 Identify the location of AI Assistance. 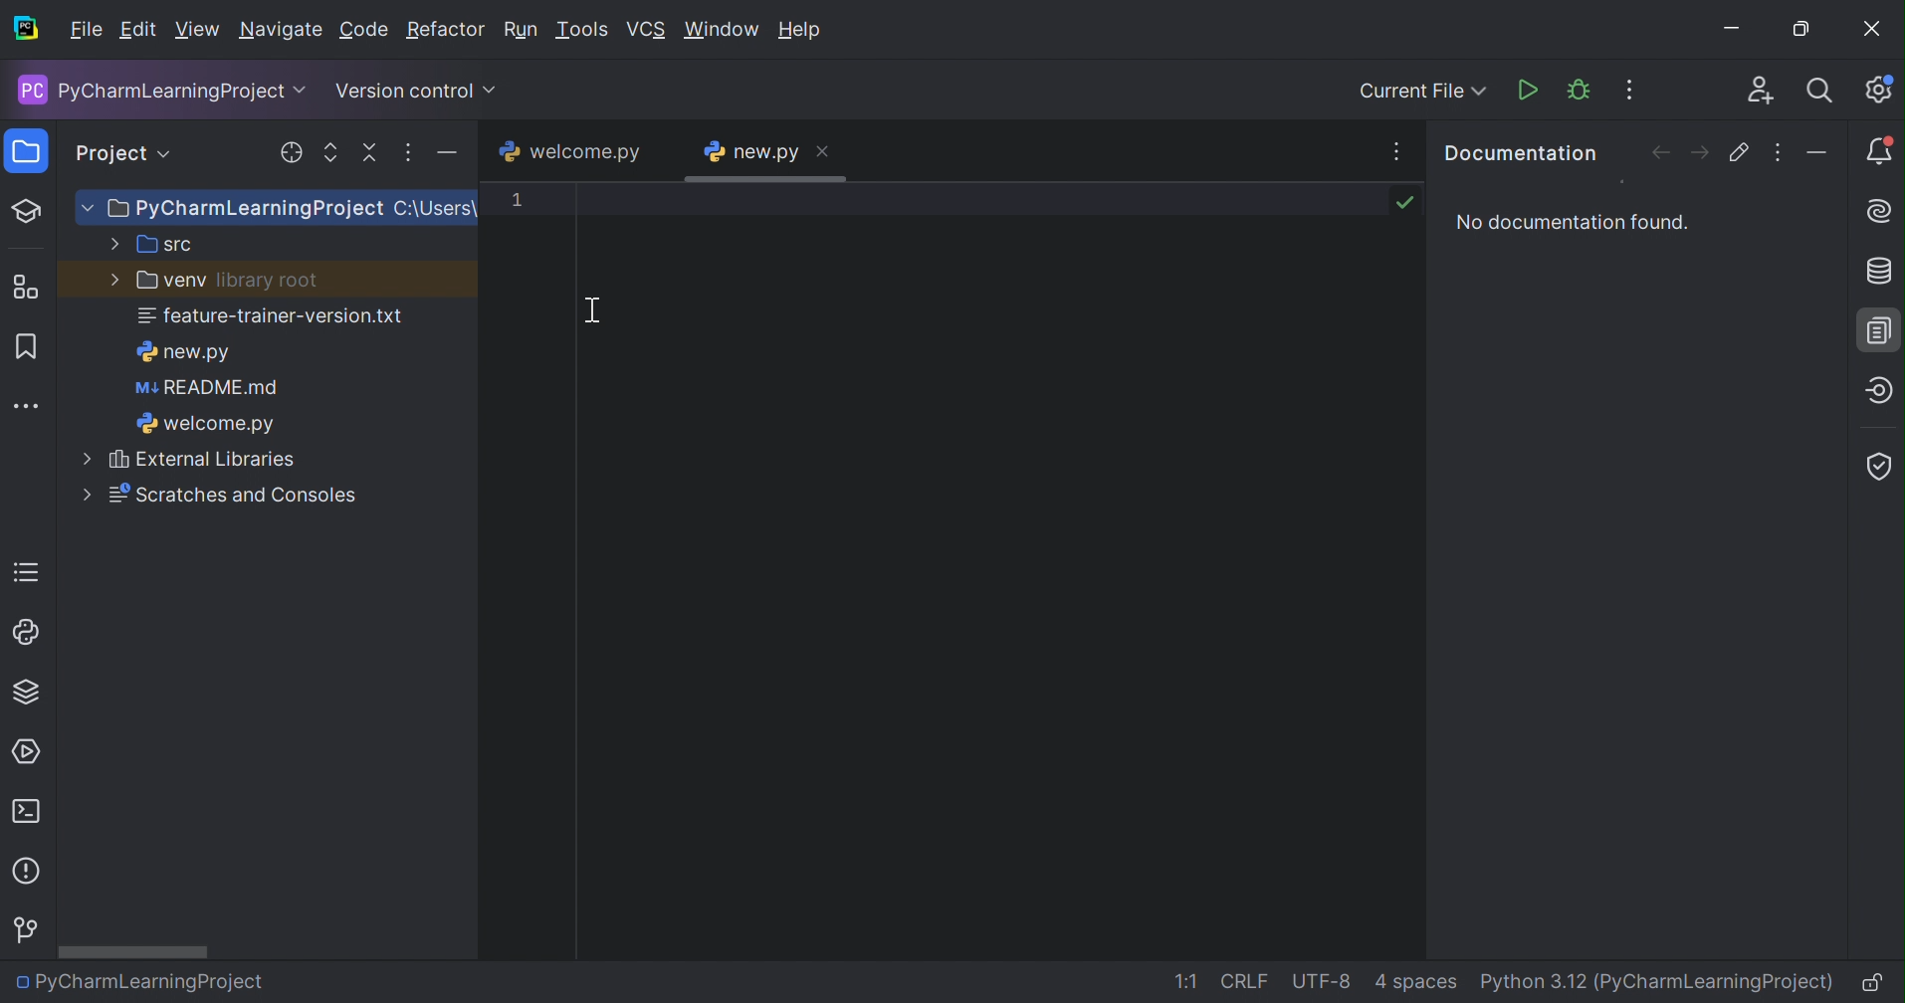
(1882, 212).